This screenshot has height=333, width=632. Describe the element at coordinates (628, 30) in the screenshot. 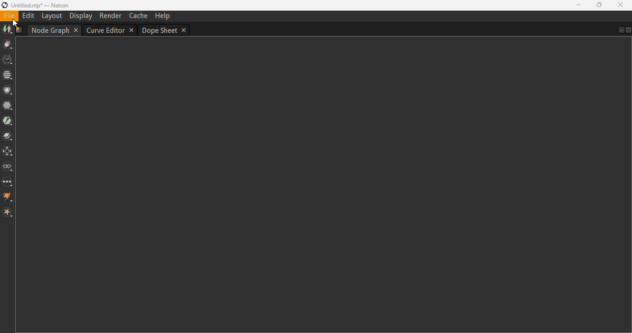

I see `close pane` at that location.